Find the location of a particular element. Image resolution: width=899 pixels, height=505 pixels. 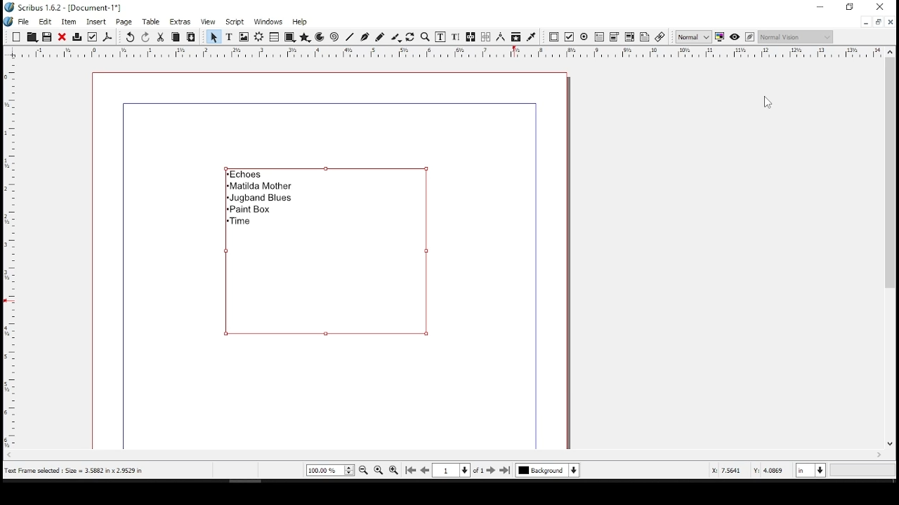

image frame is located at coordinates (244, 37).